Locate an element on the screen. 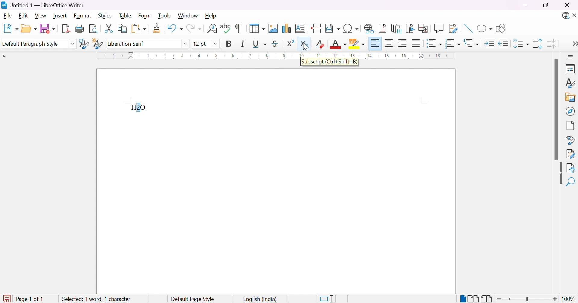  Book view is located at coordinates (487, 299).